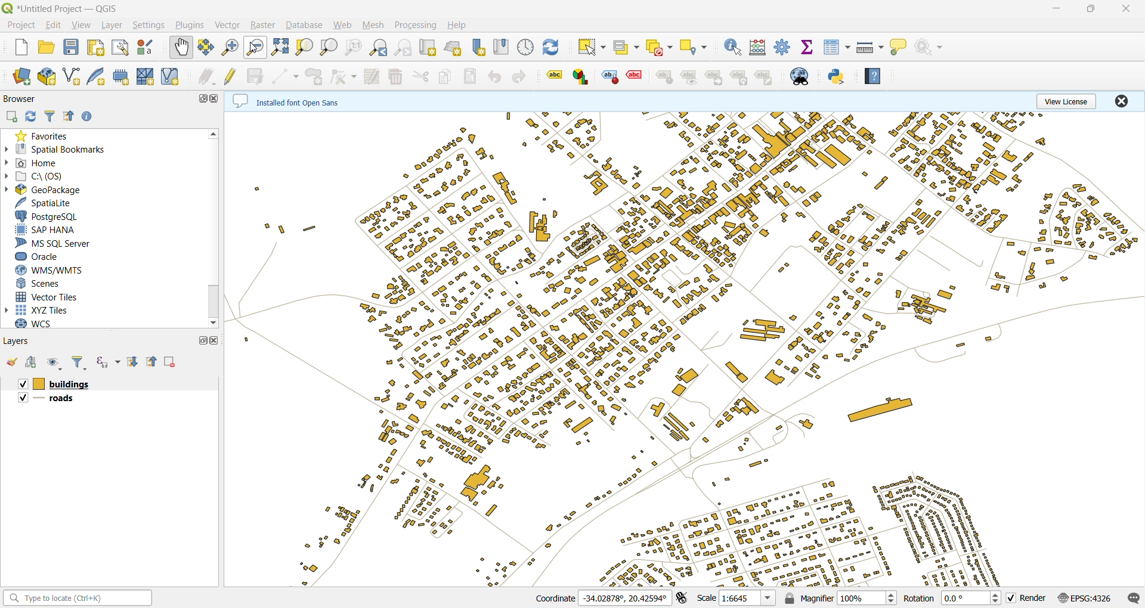 The image size is (1145, 608). I want to click on label, so click(635, 75).